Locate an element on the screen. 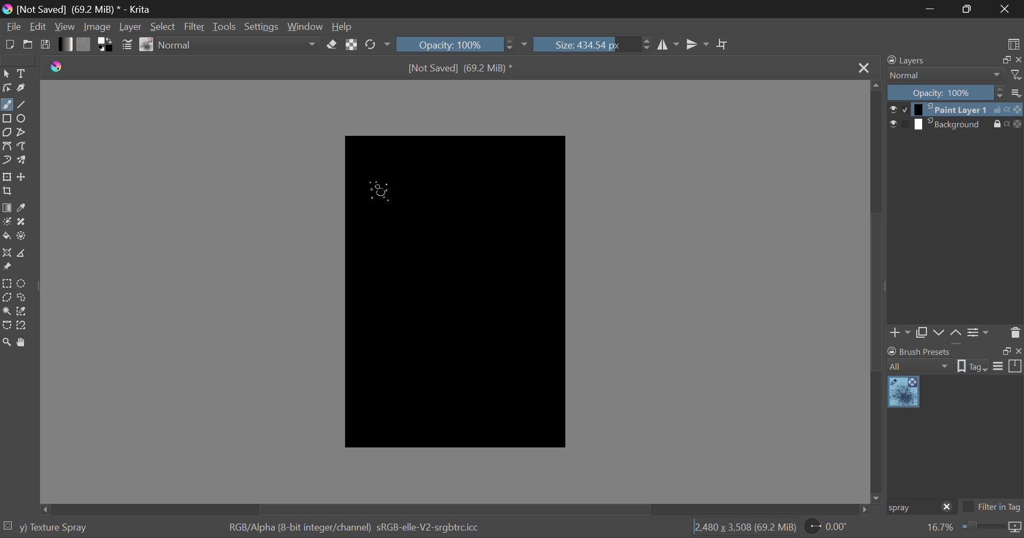 The height and width of the screenshot is (538, 1024). checkbox is located at coordinates (898, 109).